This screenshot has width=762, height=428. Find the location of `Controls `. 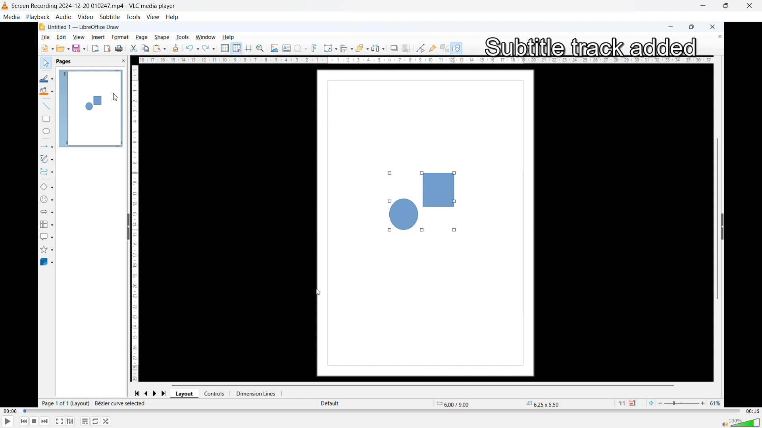

Controls  is located at coordinates (217, 394).